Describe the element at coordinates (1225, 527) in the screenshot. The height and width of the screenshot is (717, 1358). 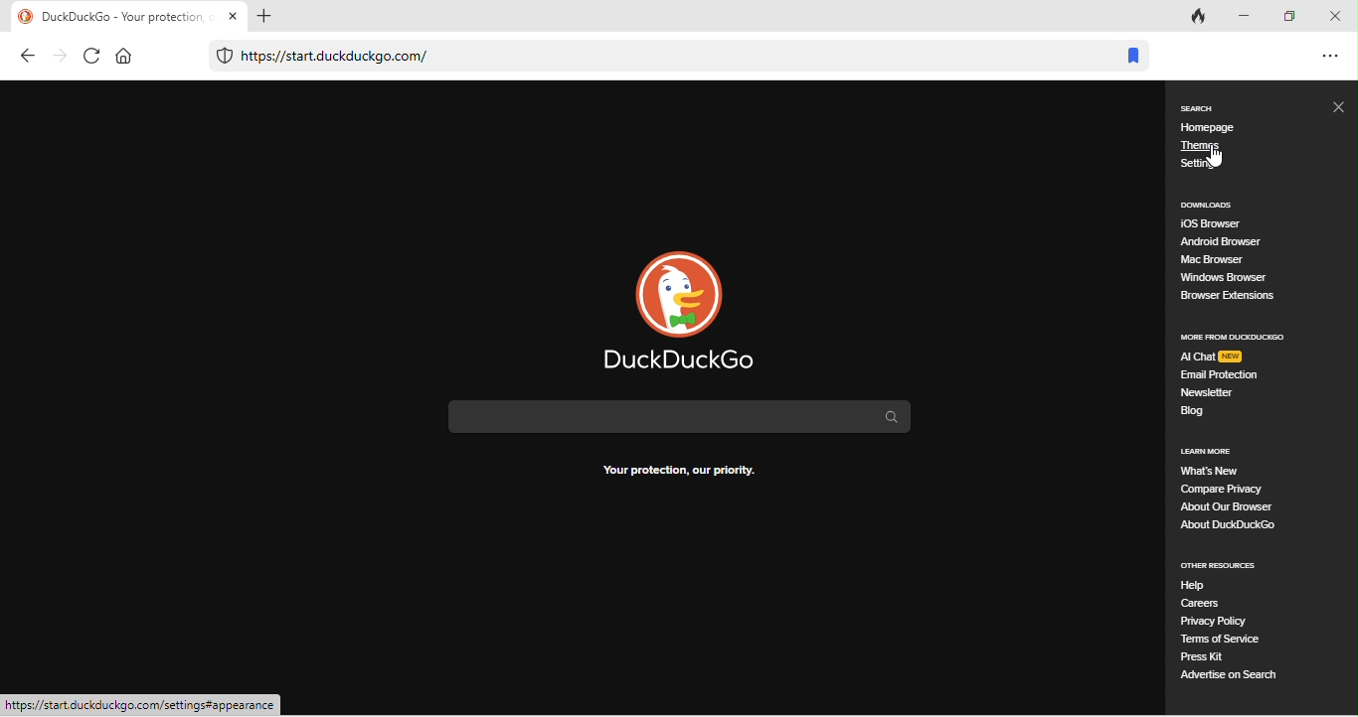
I see `about duck duck go` at that location.